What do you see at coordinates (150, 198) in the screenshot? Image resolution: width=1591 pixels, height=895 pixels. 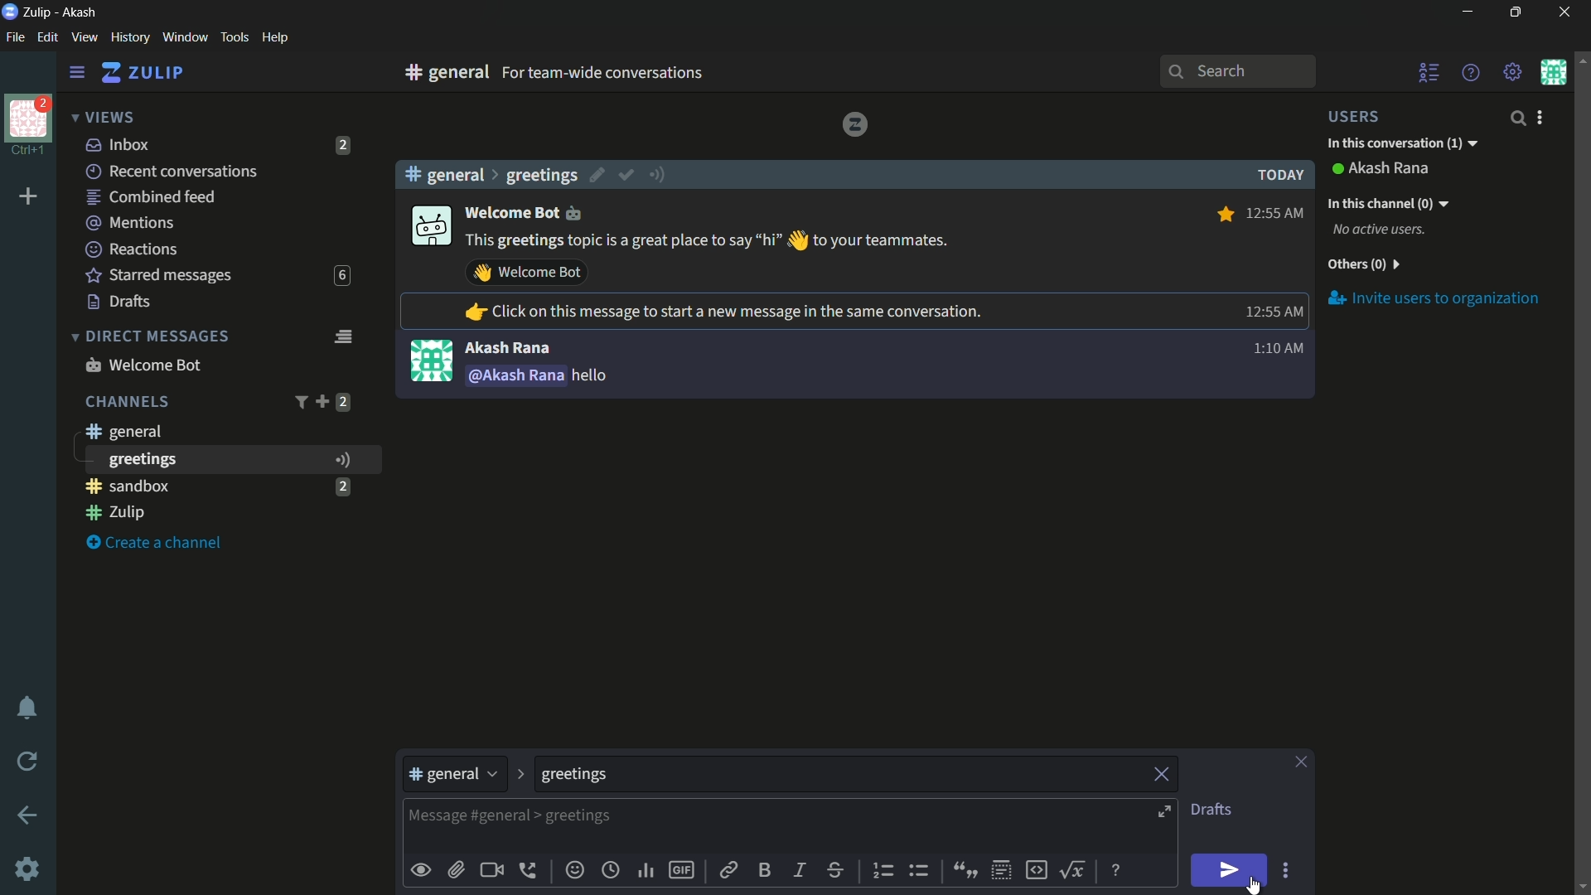 I see `combined feed` at bounding box center [150, 198].